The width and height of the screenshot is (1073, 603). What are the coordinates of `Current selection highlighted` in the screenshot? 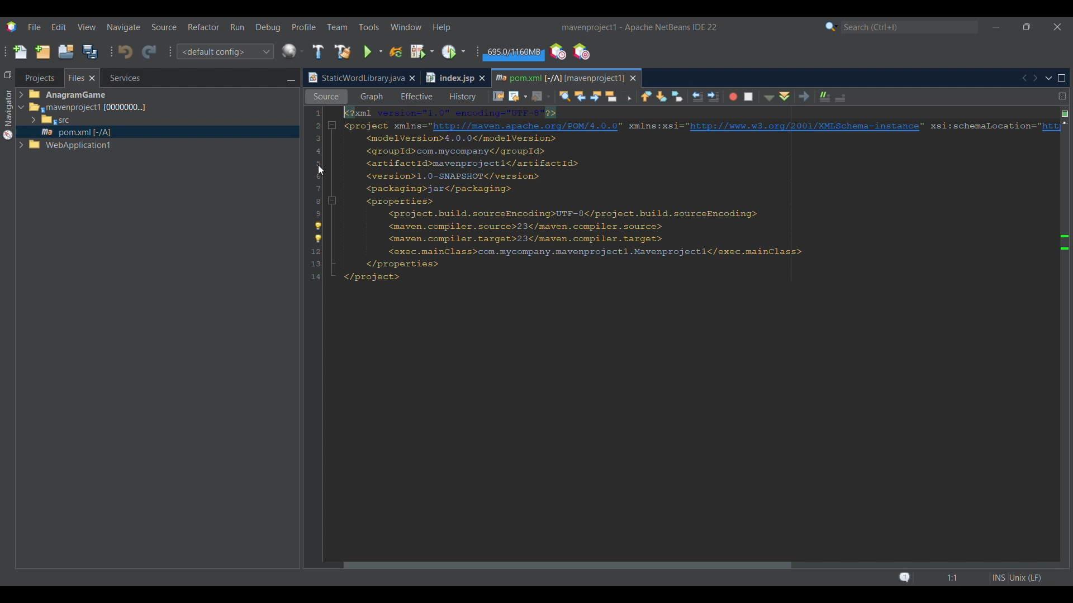 It's located at (82, 78).